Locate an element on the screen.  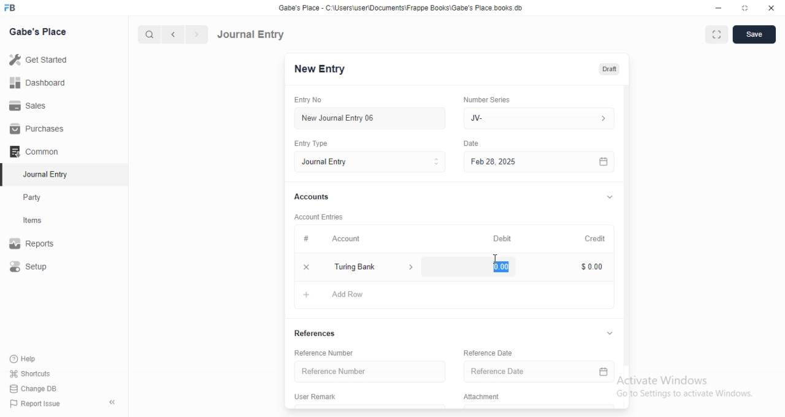
) Report Issue is located at coordinates (36, 404).